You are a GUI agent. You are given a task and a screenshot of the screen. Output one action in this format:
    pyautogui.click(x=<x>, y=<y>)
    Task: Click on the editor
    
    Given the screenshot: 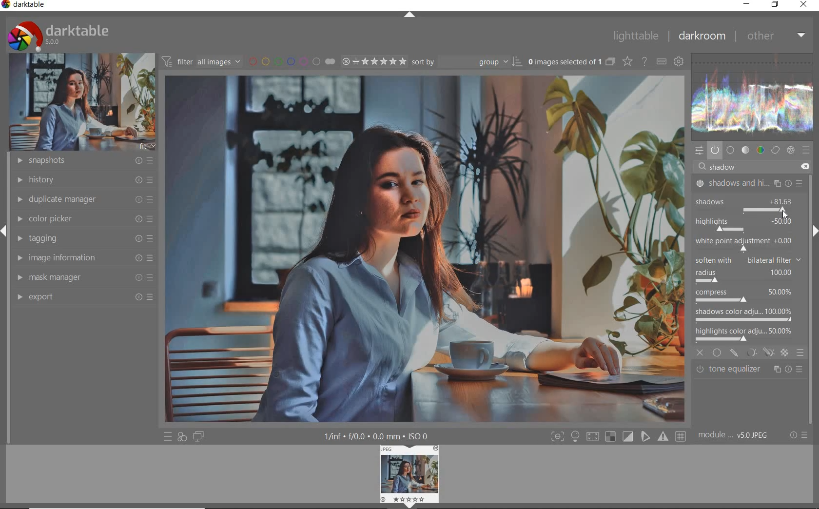 What is the action you would take?
    pyautogui.click(x=710, y=167)
    